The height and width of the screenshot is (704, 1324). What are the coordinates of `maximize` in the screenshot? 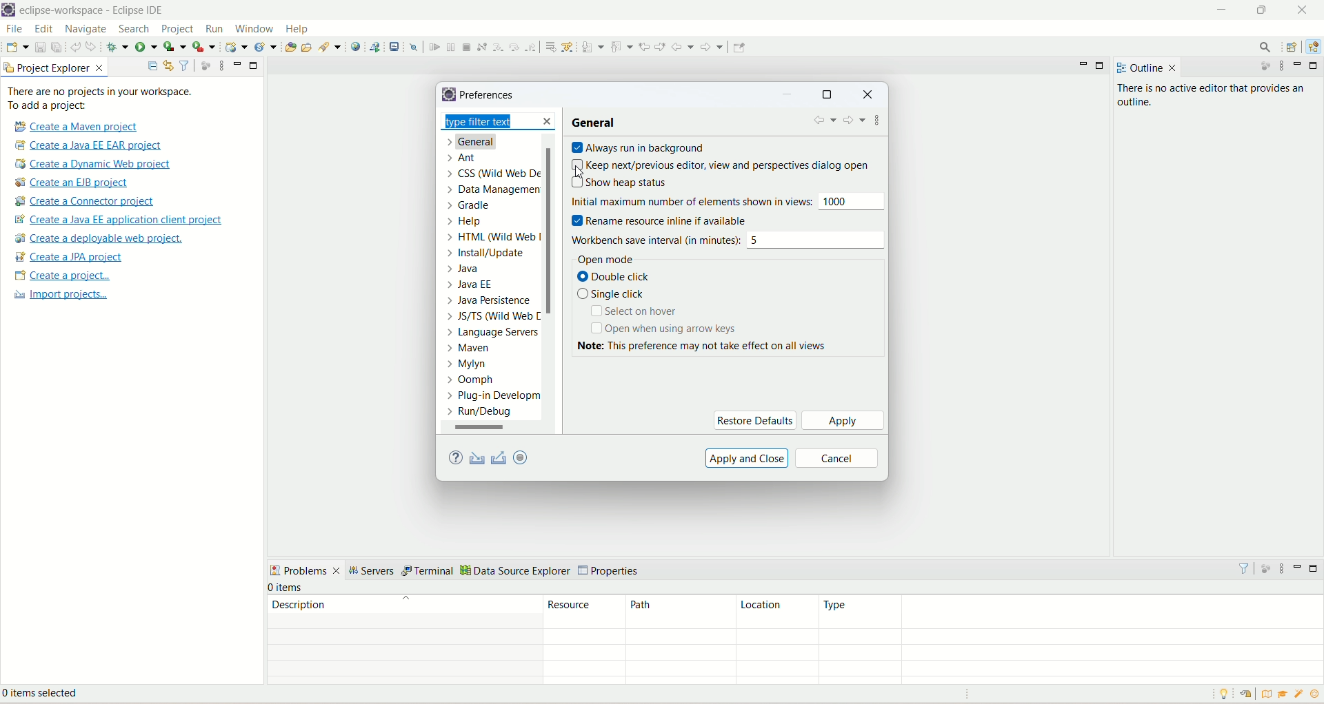 It's located at (254, 66).